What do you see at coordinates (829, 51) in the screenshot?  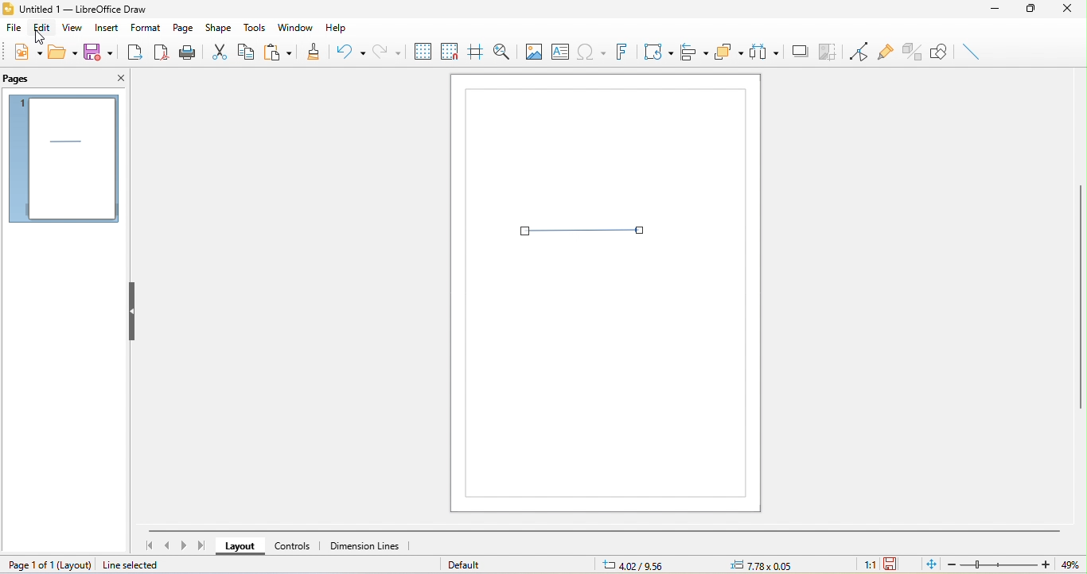 I see `crop image` at bounding box center [829, 51].